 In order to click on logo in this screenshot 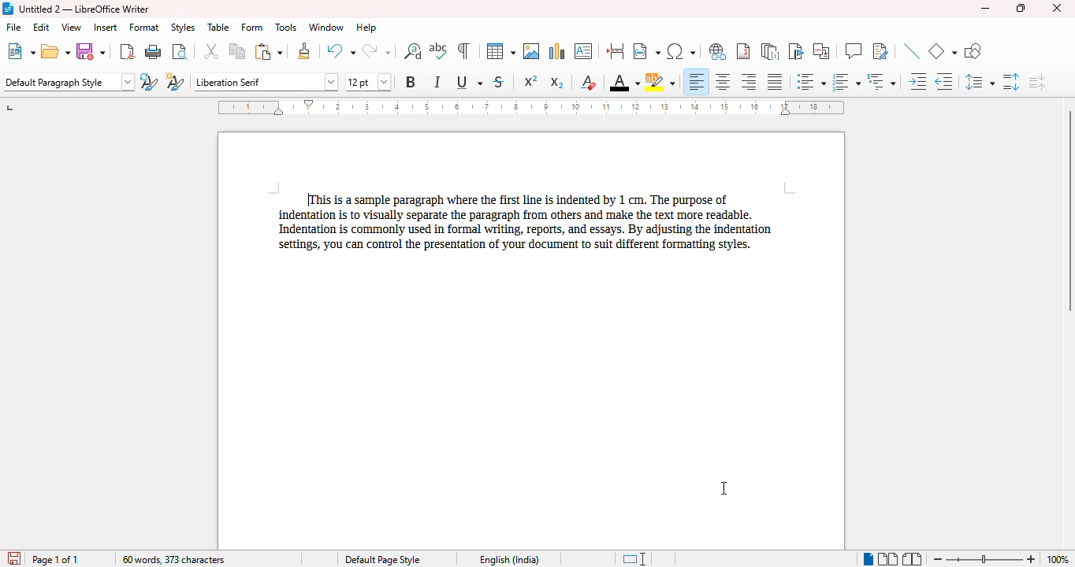, I will do `click(7, 9)`.